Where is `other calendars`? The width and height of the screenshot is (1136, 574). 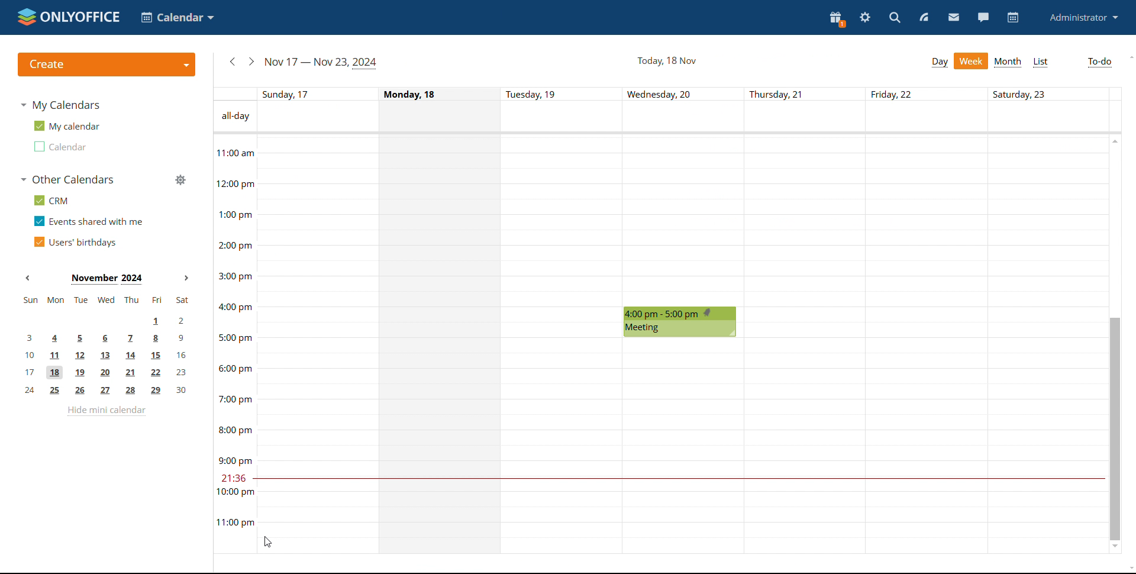
other calendars is located at coordinates (66, 179).